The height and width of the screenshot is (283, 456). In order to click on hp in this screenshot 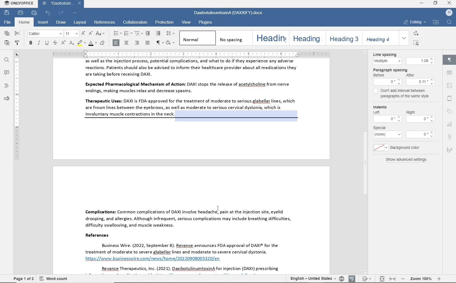, I will do `click(448, 13)`.